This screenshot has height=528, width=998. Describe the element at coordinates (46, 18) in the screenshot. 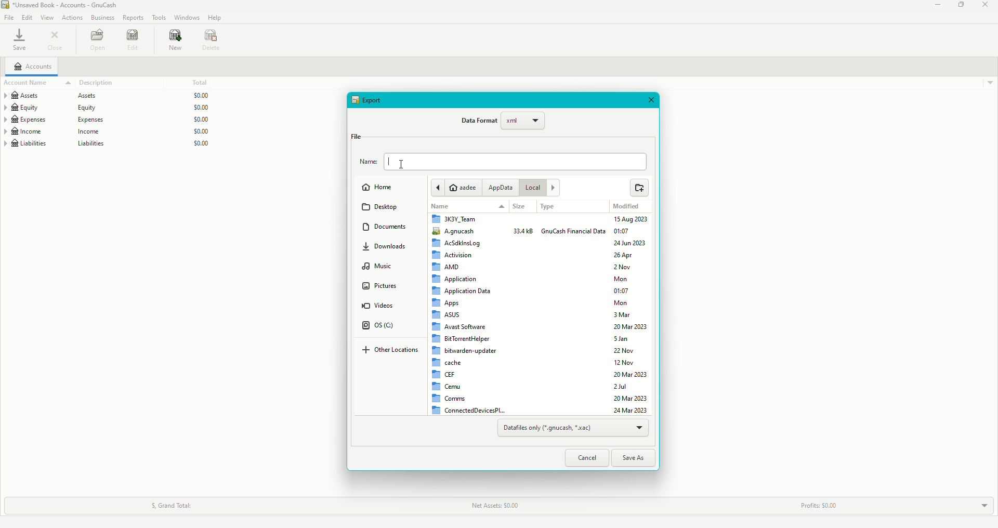

I see `View` at that location.